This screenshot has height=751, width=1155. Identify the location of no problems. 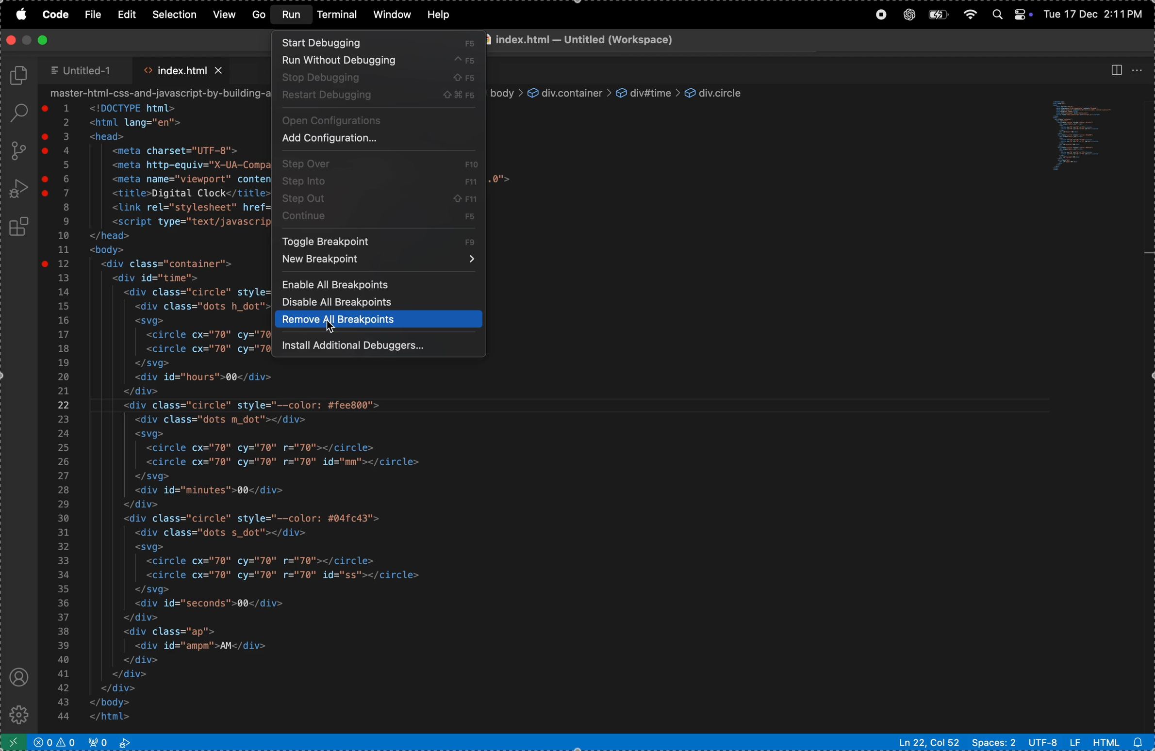
(57, 741).